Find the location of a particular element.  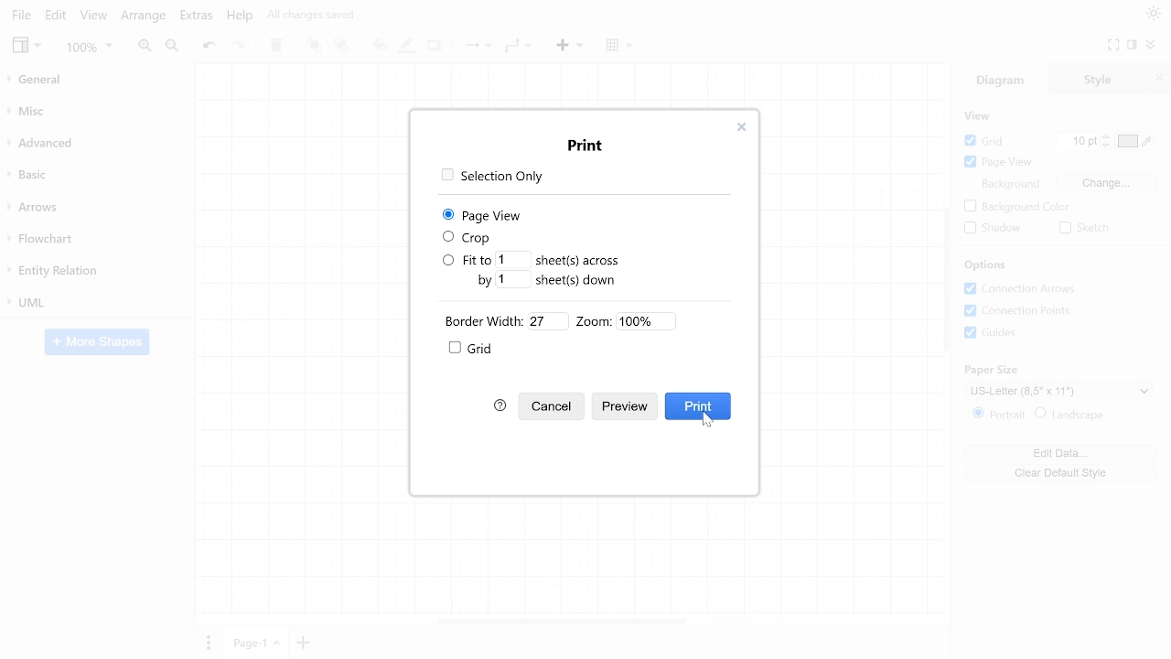

Change background is located at coordinates (1105, 183).